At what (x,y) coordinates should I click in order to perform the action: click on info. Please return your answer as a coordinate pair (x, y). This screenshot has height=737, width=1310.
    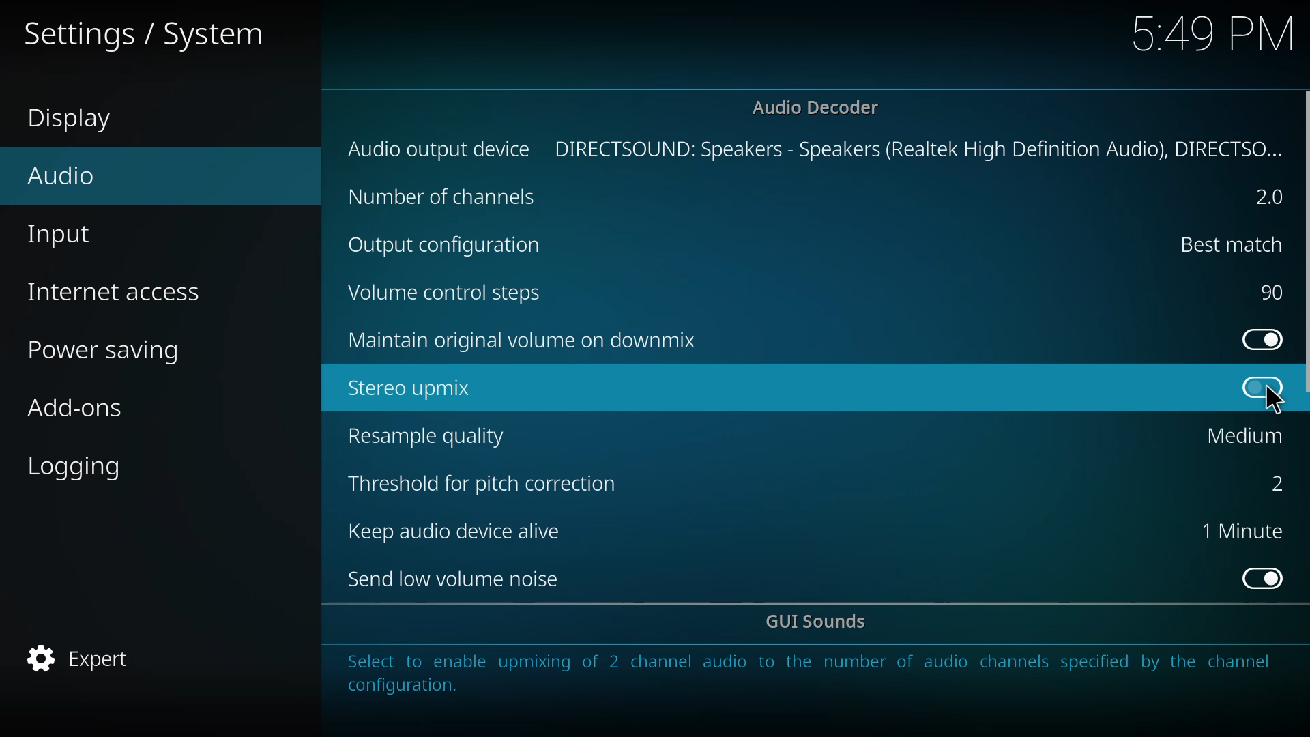
    Looking at the image, I should click on (809, 680).